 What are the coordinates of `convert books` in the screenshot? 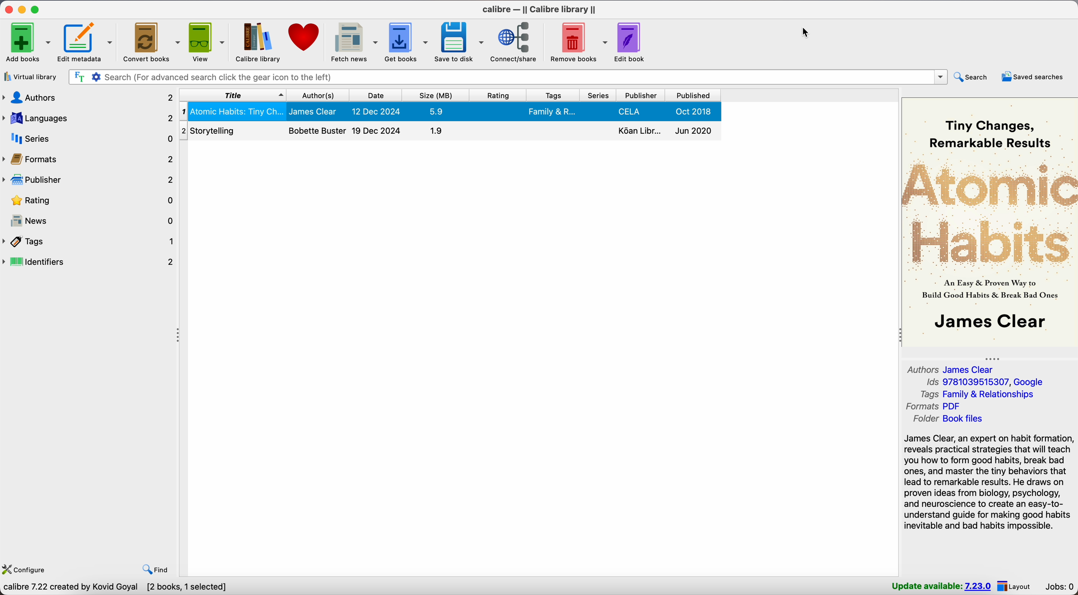 It's located at (151, 43).